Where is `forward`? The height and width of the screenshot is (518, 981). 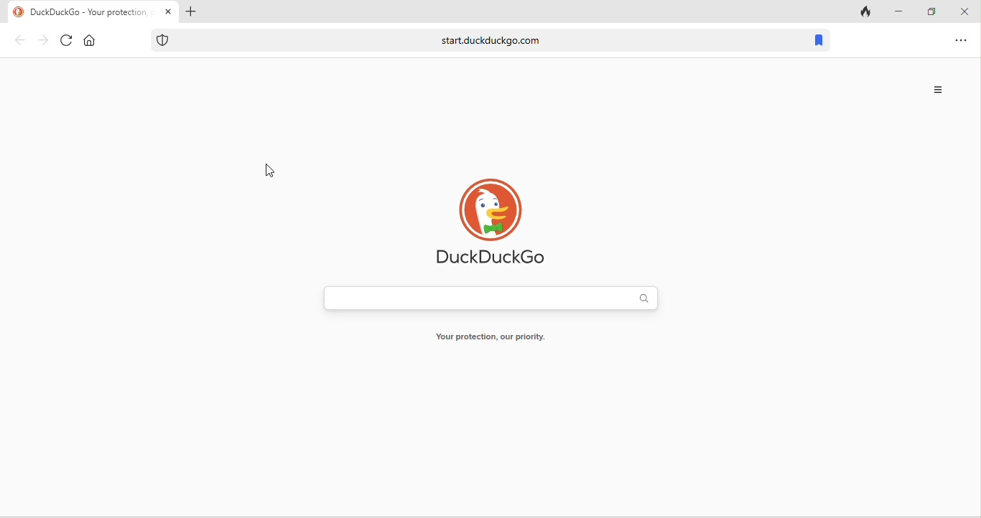
forward is located at coordinates (43, 41).